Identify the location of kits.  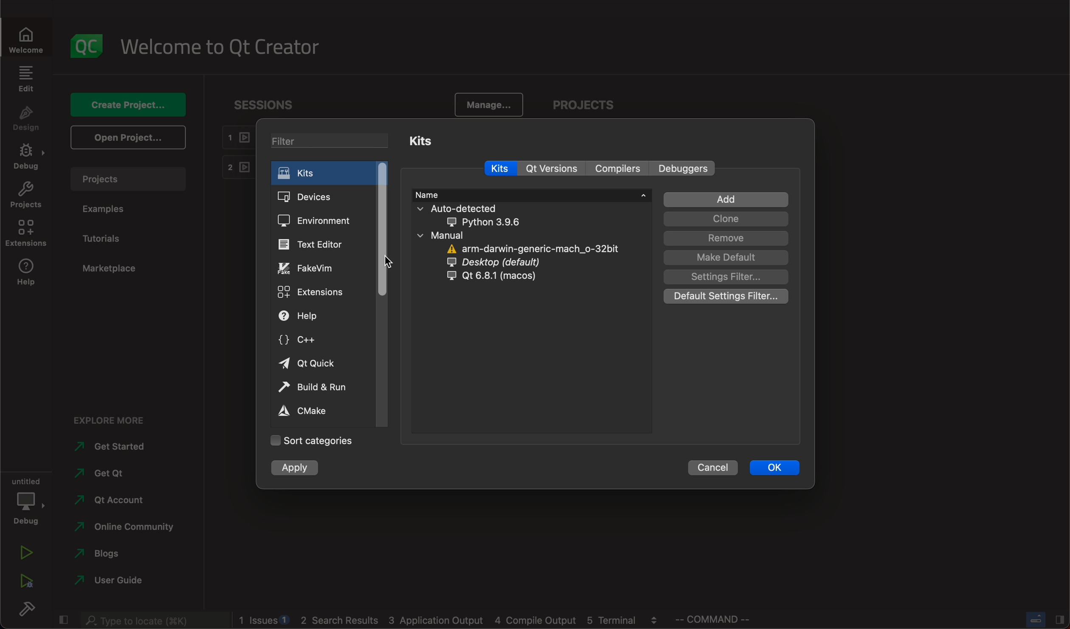
(321, 172).